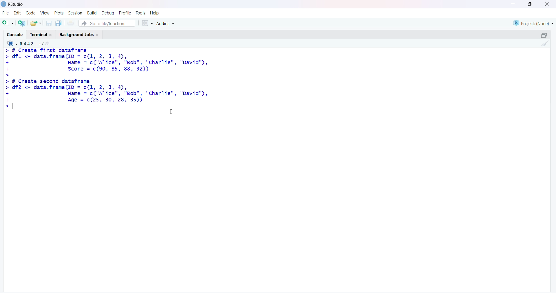  Describe the element at coordinates (513, 4) in the screenshot. I see `minimise` at that location.